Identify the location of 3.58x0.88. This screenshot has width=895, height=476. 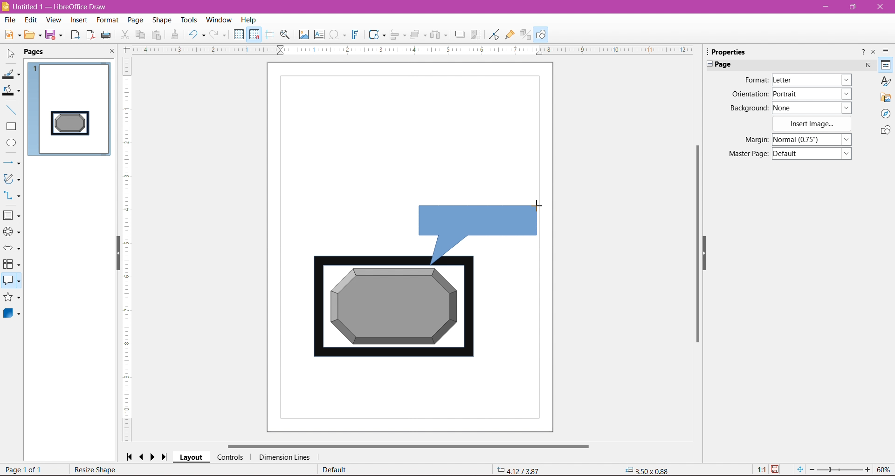
(645, 469).